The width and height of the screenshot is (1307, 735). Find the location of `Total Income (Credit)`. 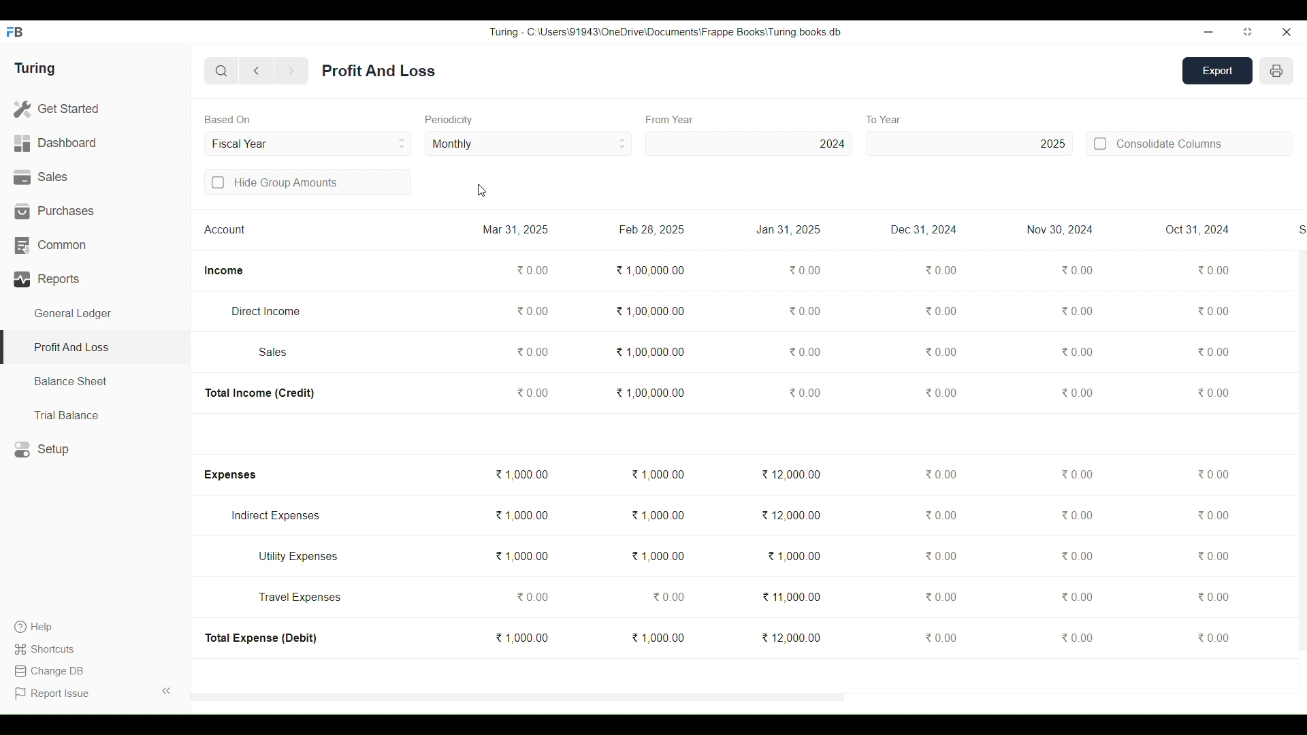

Total Income (Credit) is located at coordinates (261, 393).